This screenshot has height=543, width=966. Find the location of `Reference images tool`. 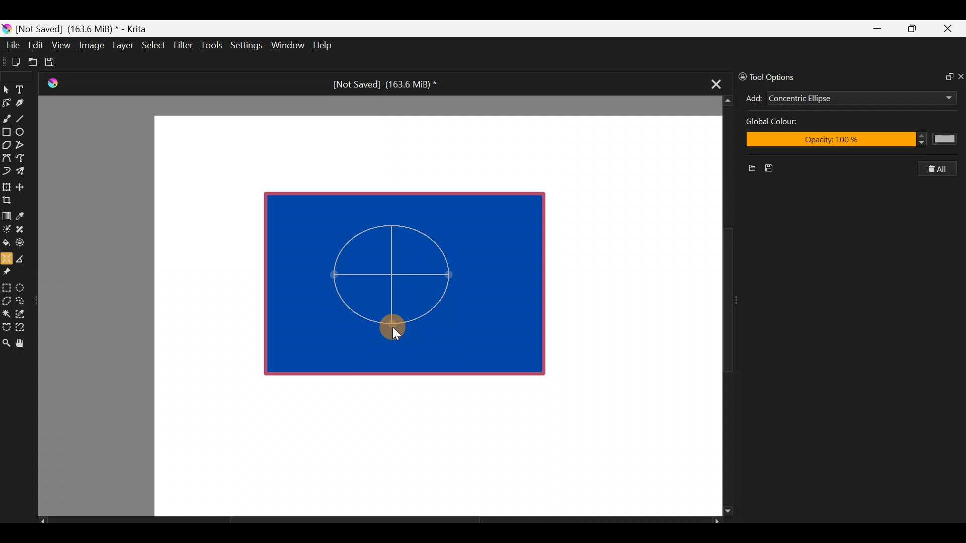

Reference images tool is located at coordinates (10, 270).